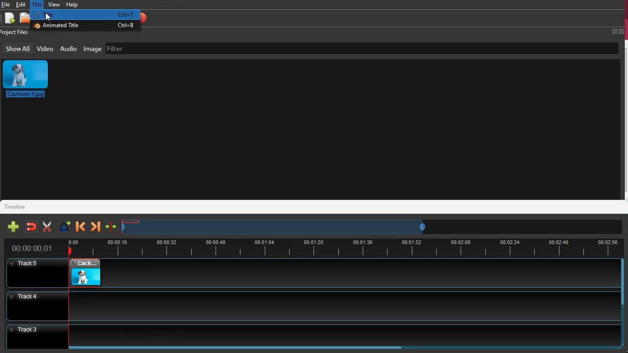  Describe the element at coordinates (85, 15) in the screenshot. I see `title` at that location.